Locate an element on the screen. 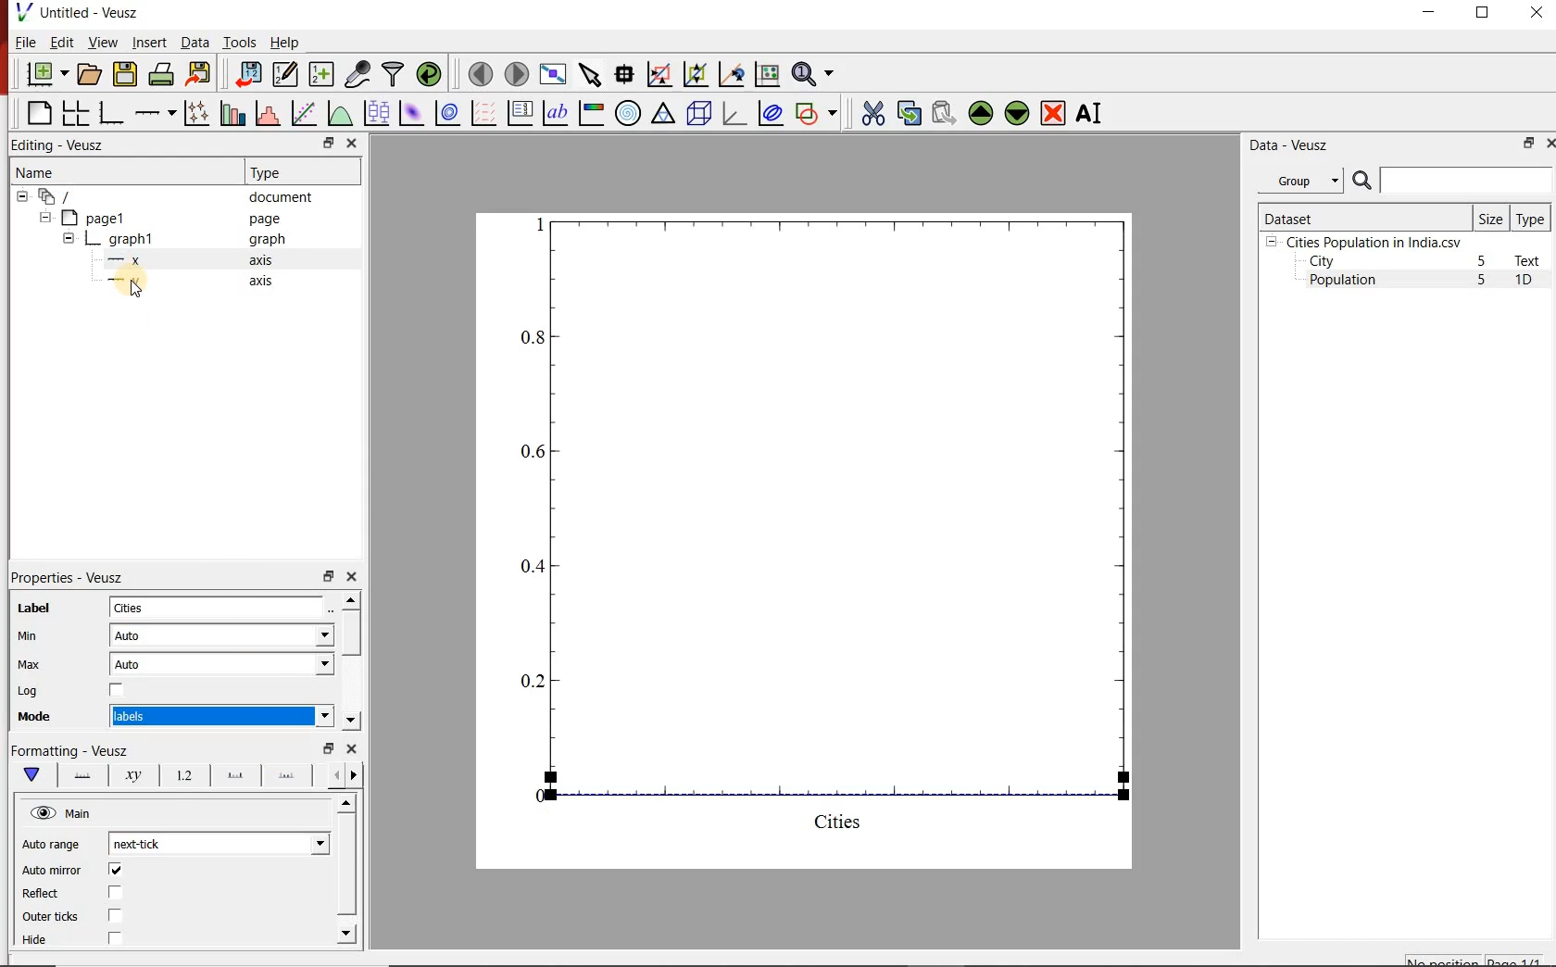  plot key is located at coordinates (519, 113).